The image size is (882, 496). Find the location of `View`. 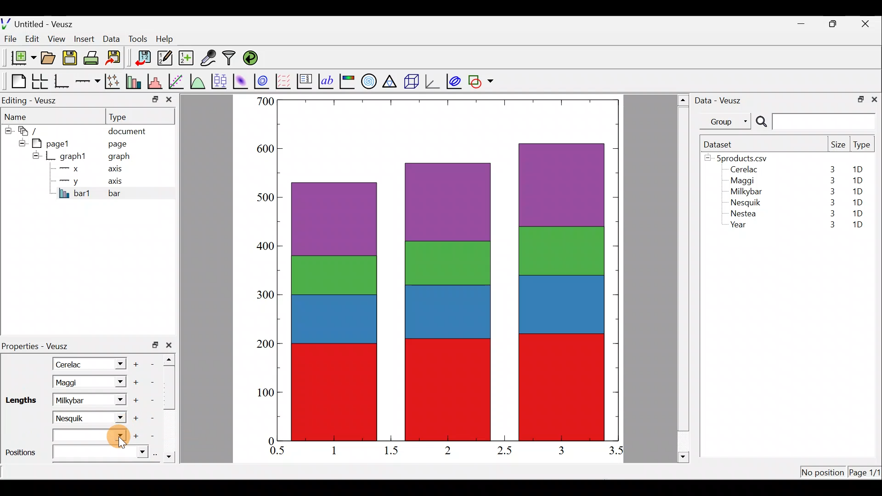

View is located at coordinates (58, 37).